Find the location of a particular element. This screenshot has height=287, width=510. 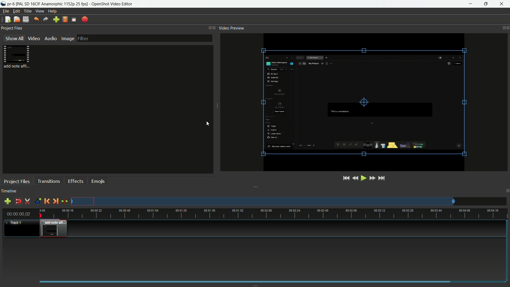

import file is located at coordinates (56, 19).